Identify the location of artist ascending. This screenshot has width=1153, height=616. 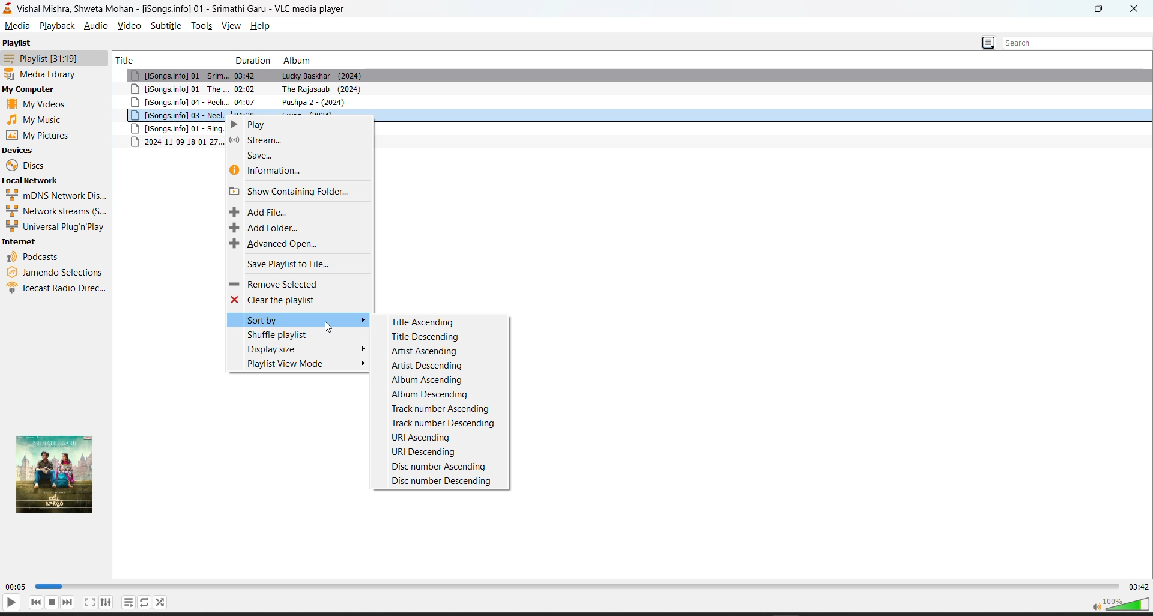
(443, 349).